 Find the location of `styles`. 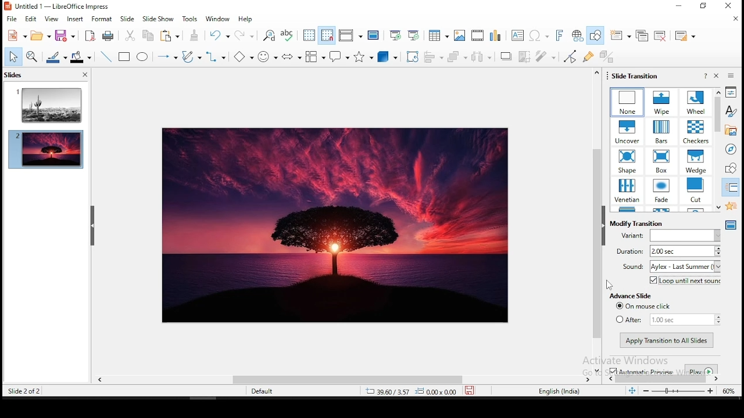

styles is located at coordinates (731, 112).